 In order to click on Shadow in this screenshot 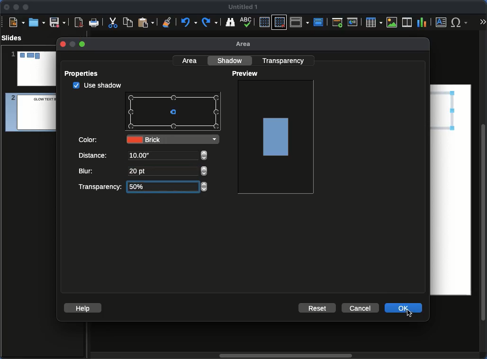, I will do `click(231, 60)`.